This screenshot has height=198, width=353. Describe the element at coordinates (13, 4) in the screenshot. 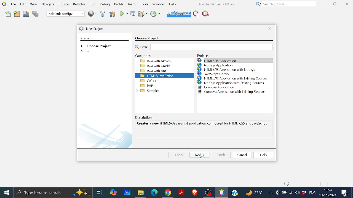

I see `File` at that location.